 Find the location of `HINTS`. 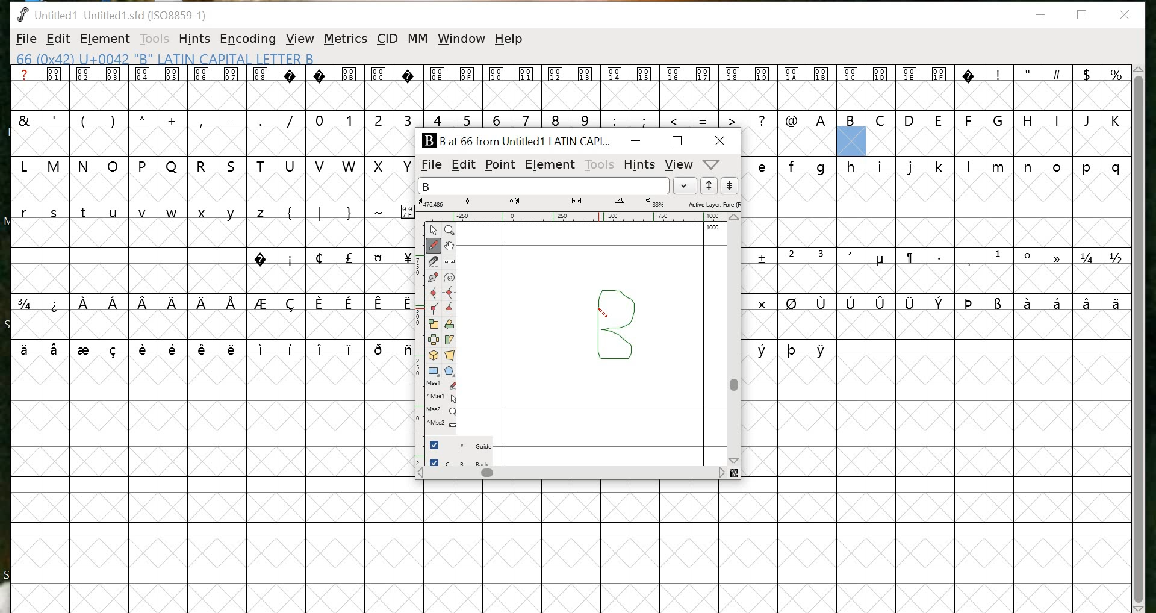

HINTS is located at coordinates (194, 39).